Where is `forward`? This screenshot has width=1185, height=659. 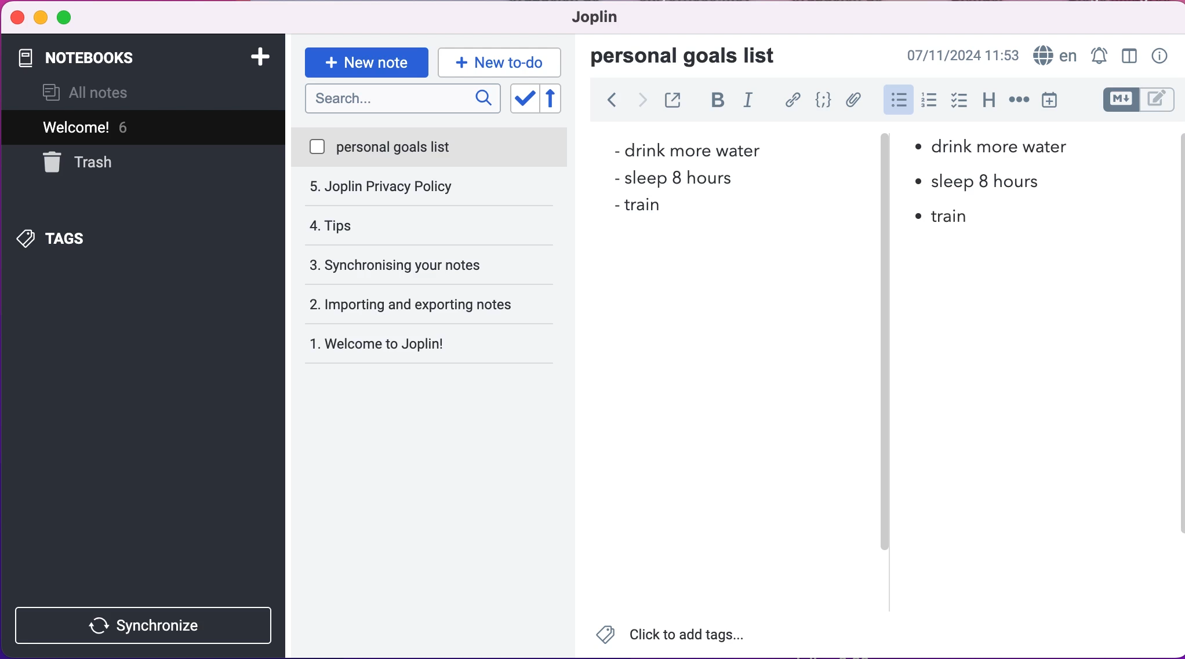 forward is located at coordinates (643, 102).